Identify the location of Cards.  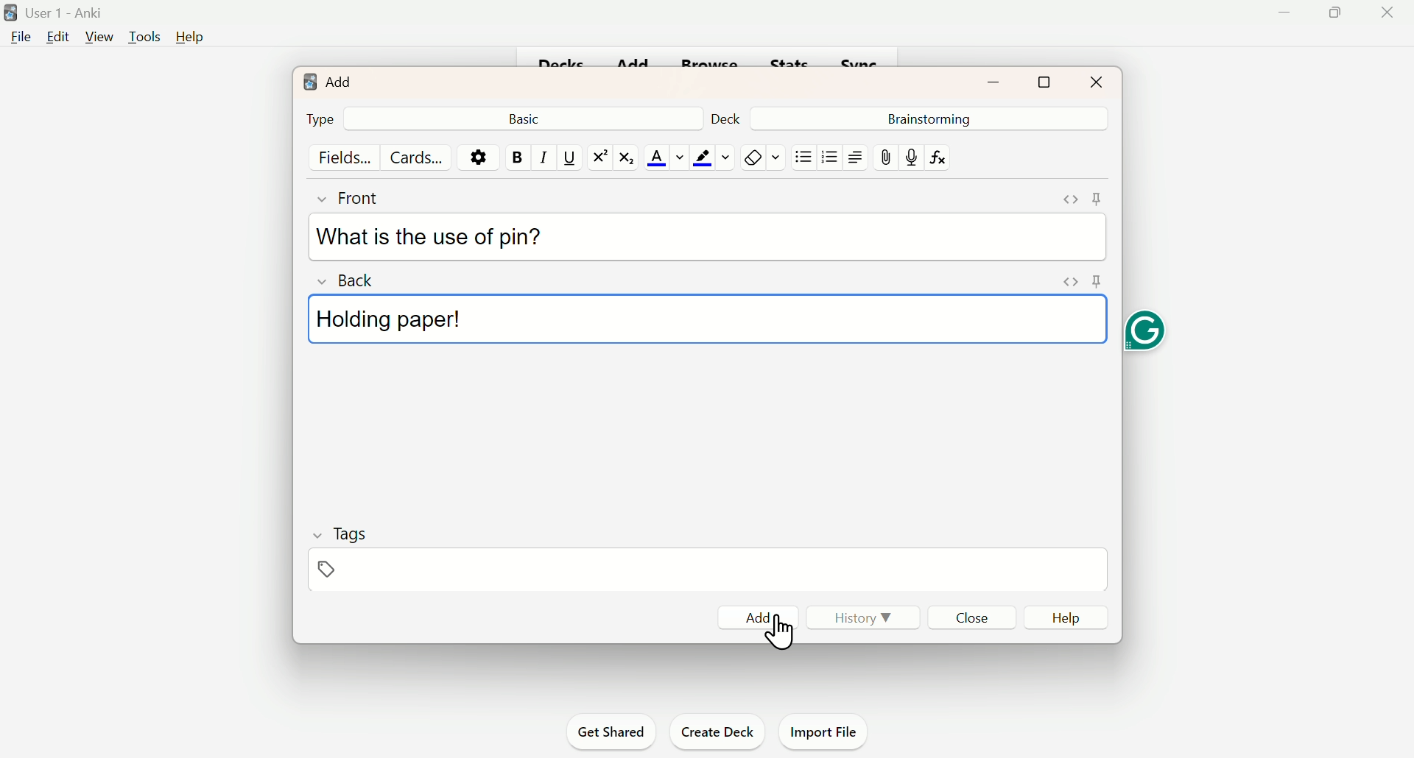
(416, 157).